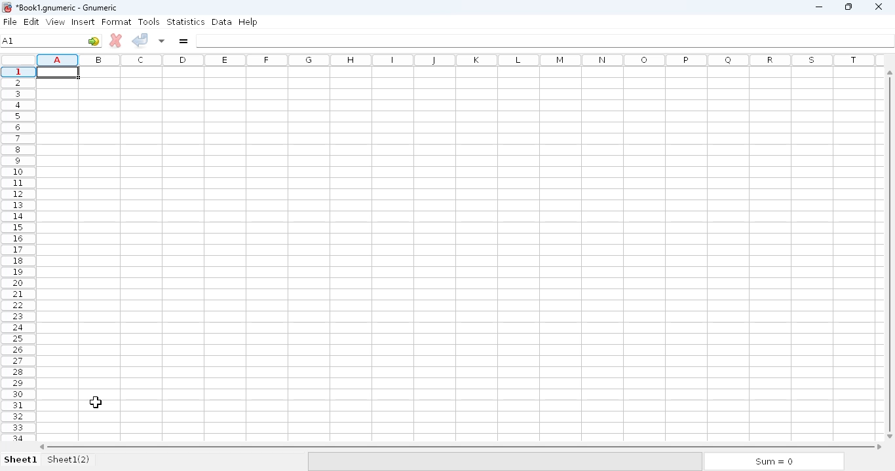 The height and width of the screenshot is (471, 895). What do you see at coordinates (456, 256) in the screenshot?
I see `Cells` at bounding box center [456, 256].